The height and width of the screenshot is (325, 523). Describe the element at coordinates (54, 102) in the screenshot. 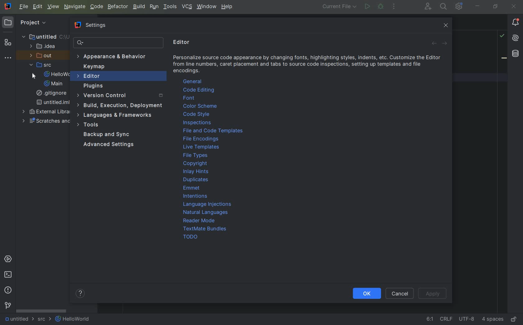

I see `UNTITLED` at that location.